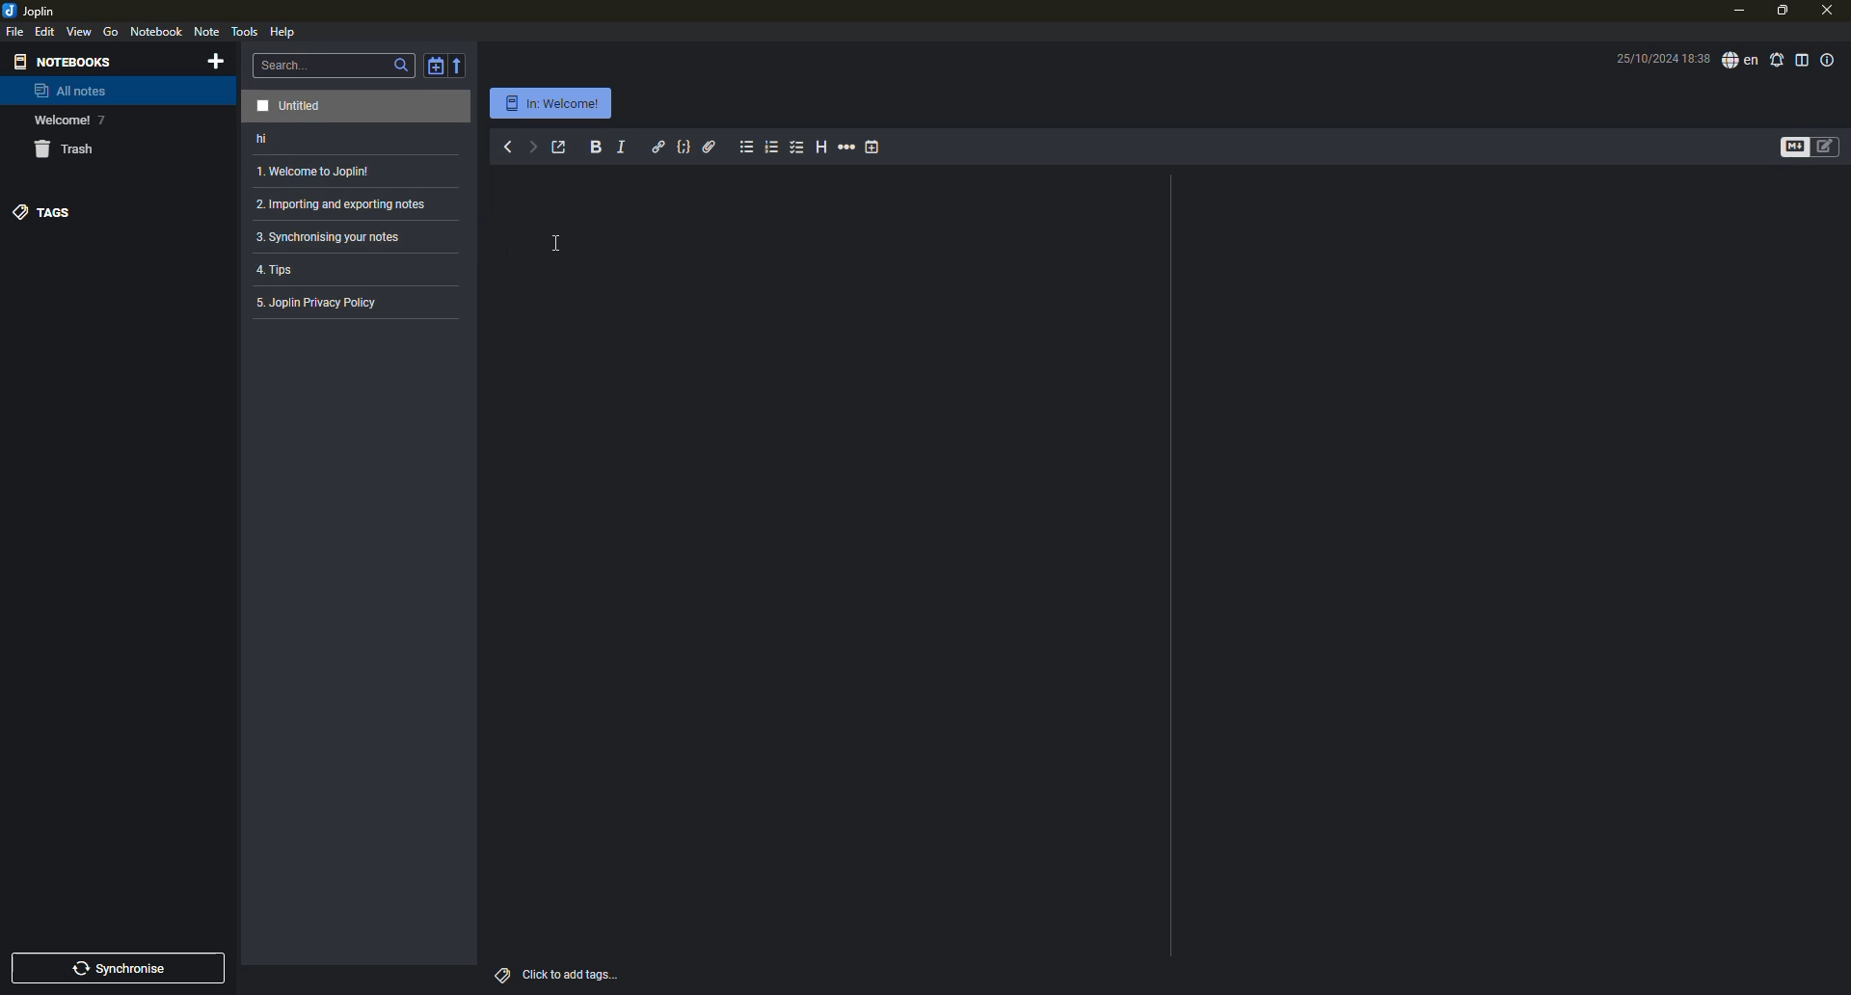 Image resolution: width=1851 pixels, height=995 pixels. Describe the element at coordinates (710, 146) in the screenshot. I see `attach file` at that location.